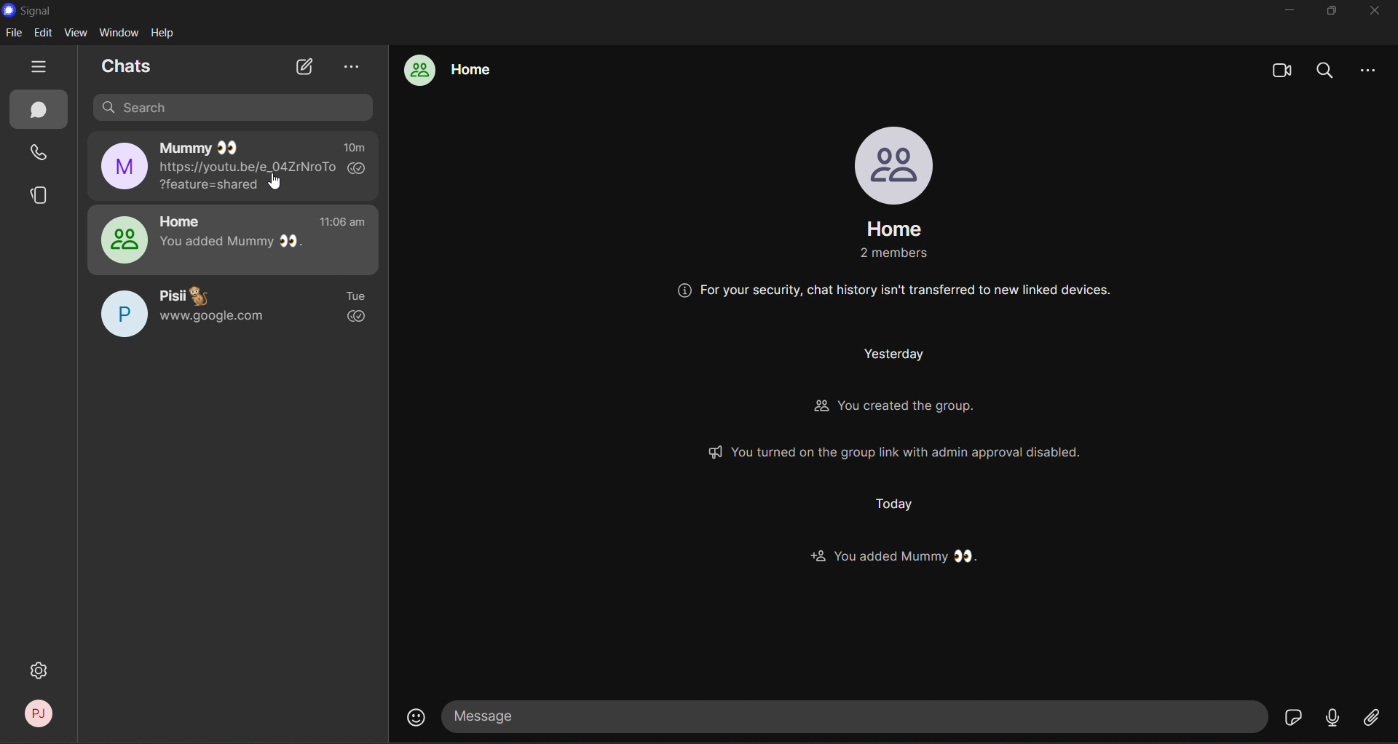 The width and height of the screenshot is (1398, 744). What do you see at coordinates (76, 33) in the screenshot?
I see `view` at bounding box center [76, 33].